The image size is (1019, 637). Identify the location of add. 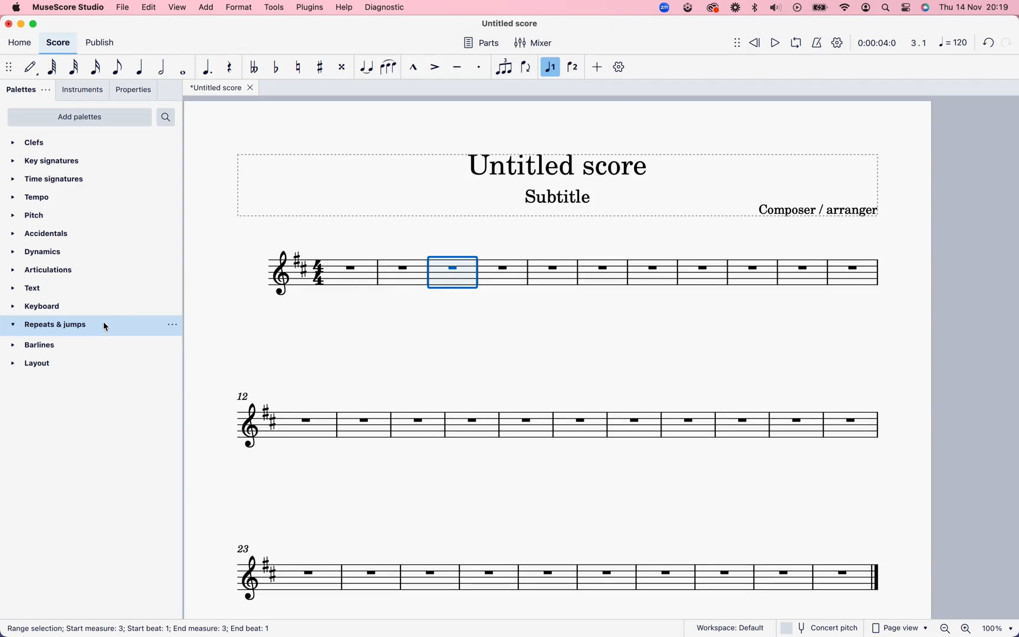
(207, 8).